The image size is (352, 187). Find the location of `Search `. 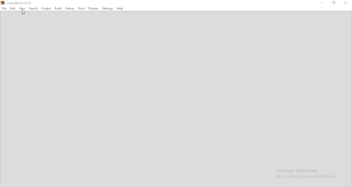

Search  is located at coordinates (33, 8).